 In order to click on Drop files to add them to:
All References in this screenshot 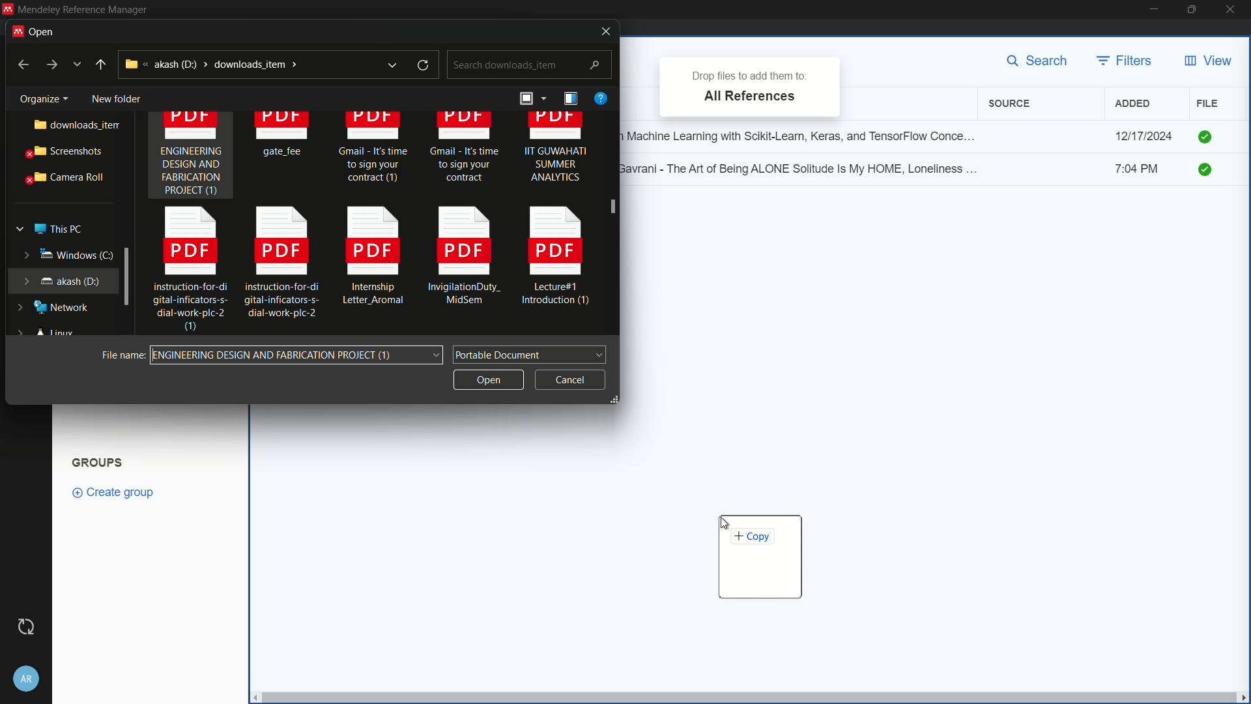, I will do `click(753, 87)`.